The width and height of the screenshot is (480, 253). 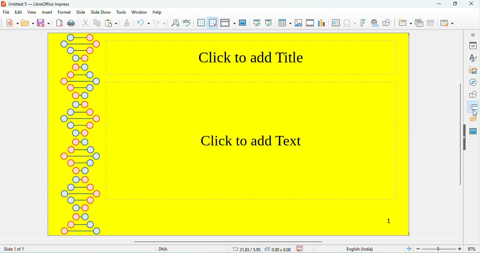 What do you see at coordinates (84, 24) in the screenshot?
I see `cut` at bounding box center [84, 24].